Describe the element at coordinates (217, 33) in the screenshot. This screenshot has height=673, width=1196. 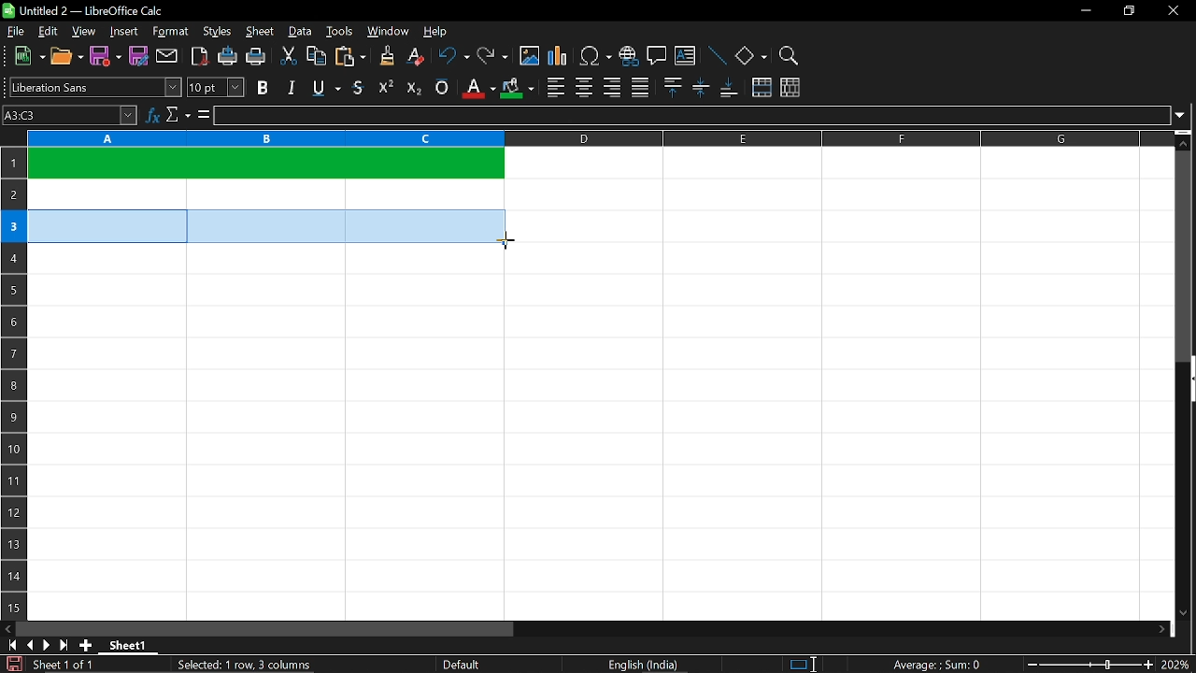
I see `styles` at that location.